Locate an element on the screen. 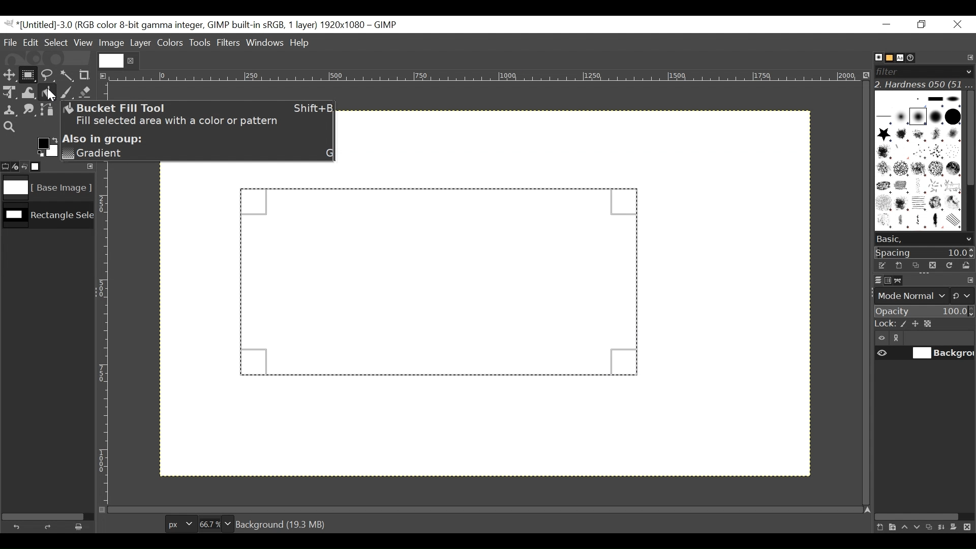 The width and height of the screenshot is (976, 549). Image is located at coordinates (46, 188).